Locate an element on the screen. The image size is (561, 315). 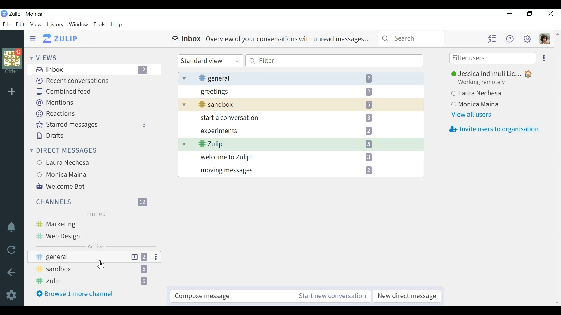
Edit is located at coordinates (20, 25).